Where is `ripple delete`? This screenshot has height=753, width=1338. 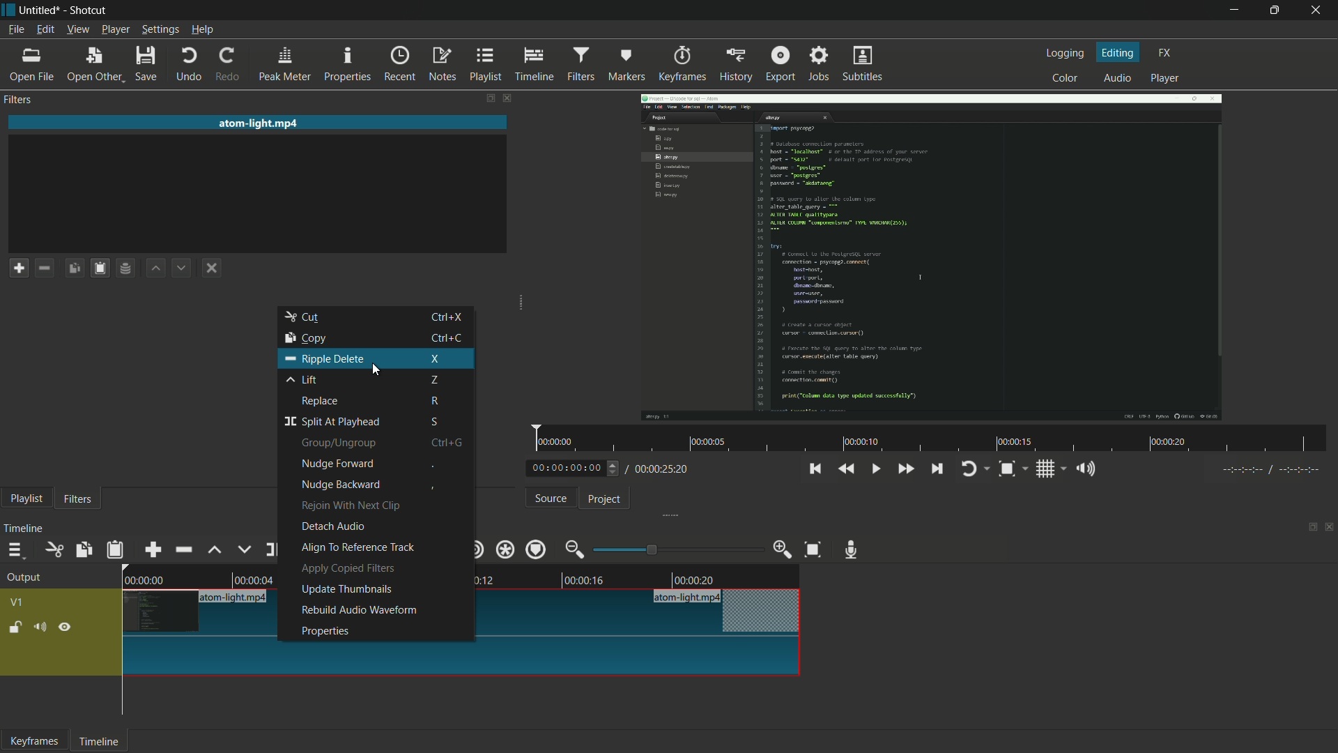 ripple delete is located at coordinates (377, 358).